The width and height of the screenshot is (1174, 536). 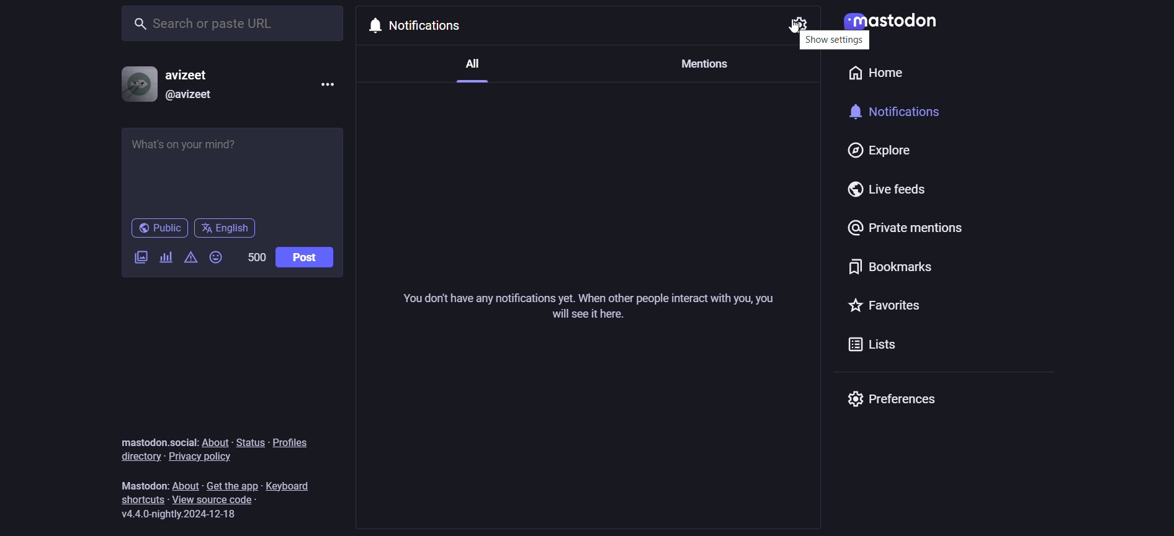 What do you see at coordinates (872, 76) in the screenshot?
I see `home` at bounding box center [872, 76].